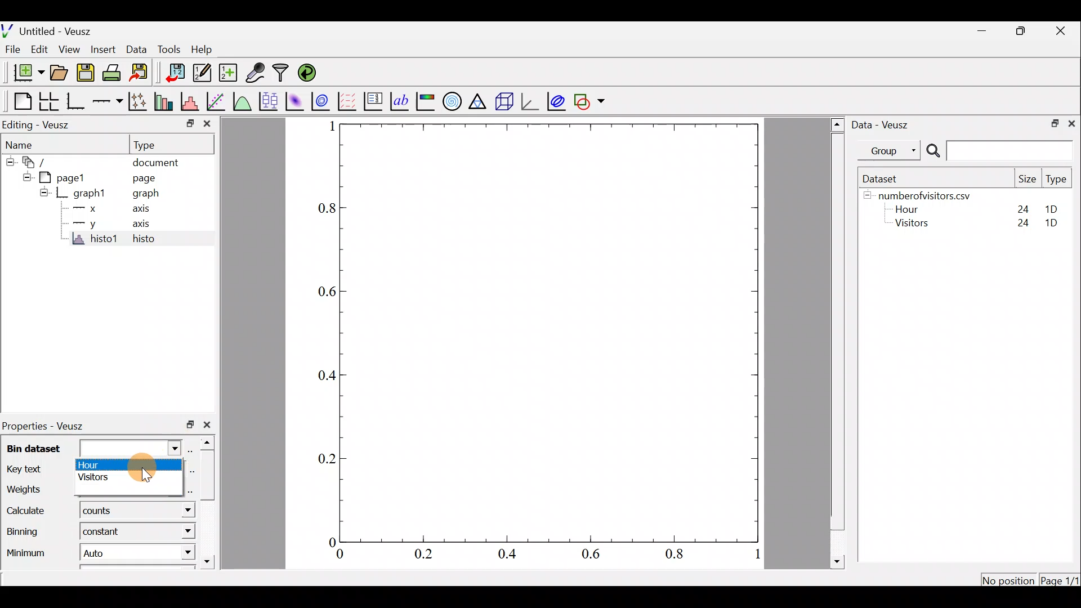 The image size is (1081, 608). I want to click on 0.2, so click(425, 553).